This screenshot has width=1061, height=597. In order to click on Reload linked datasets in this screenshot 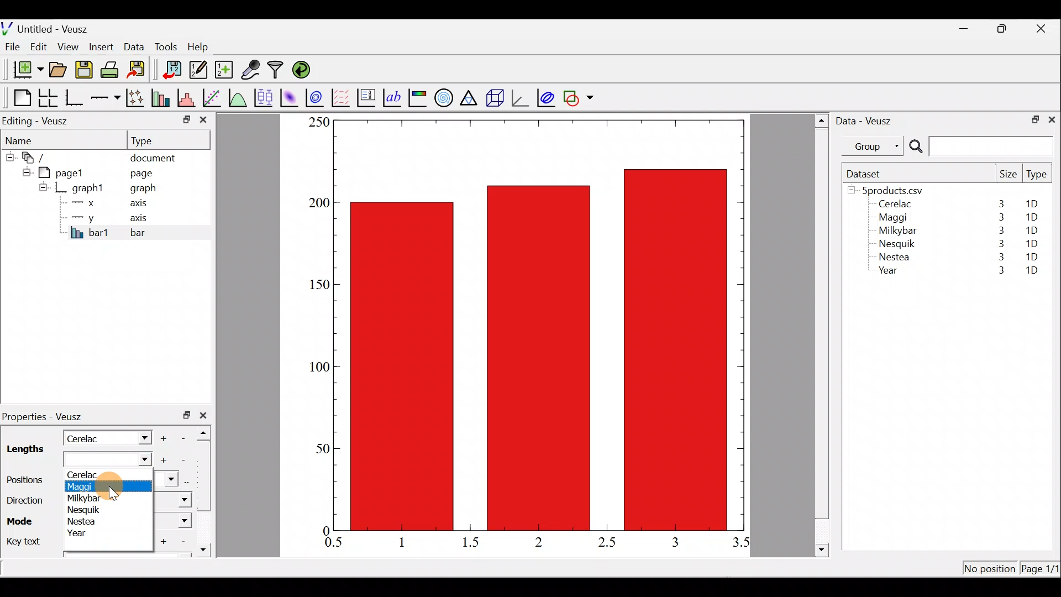, I will do `click(304, 69)`.